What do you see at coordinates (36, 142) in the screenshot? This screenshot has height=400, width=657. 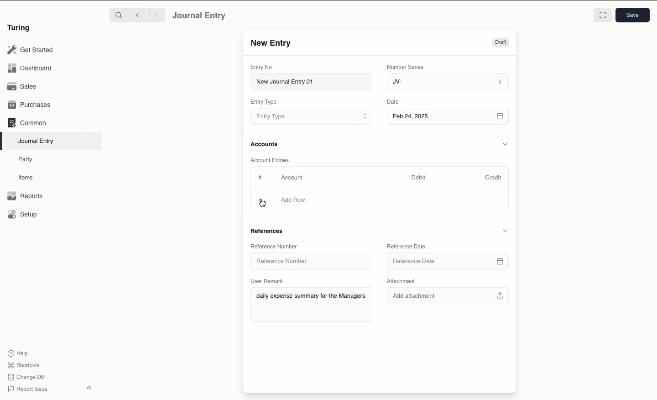 I see `Journal Entry` at bounding box center [36, 142].